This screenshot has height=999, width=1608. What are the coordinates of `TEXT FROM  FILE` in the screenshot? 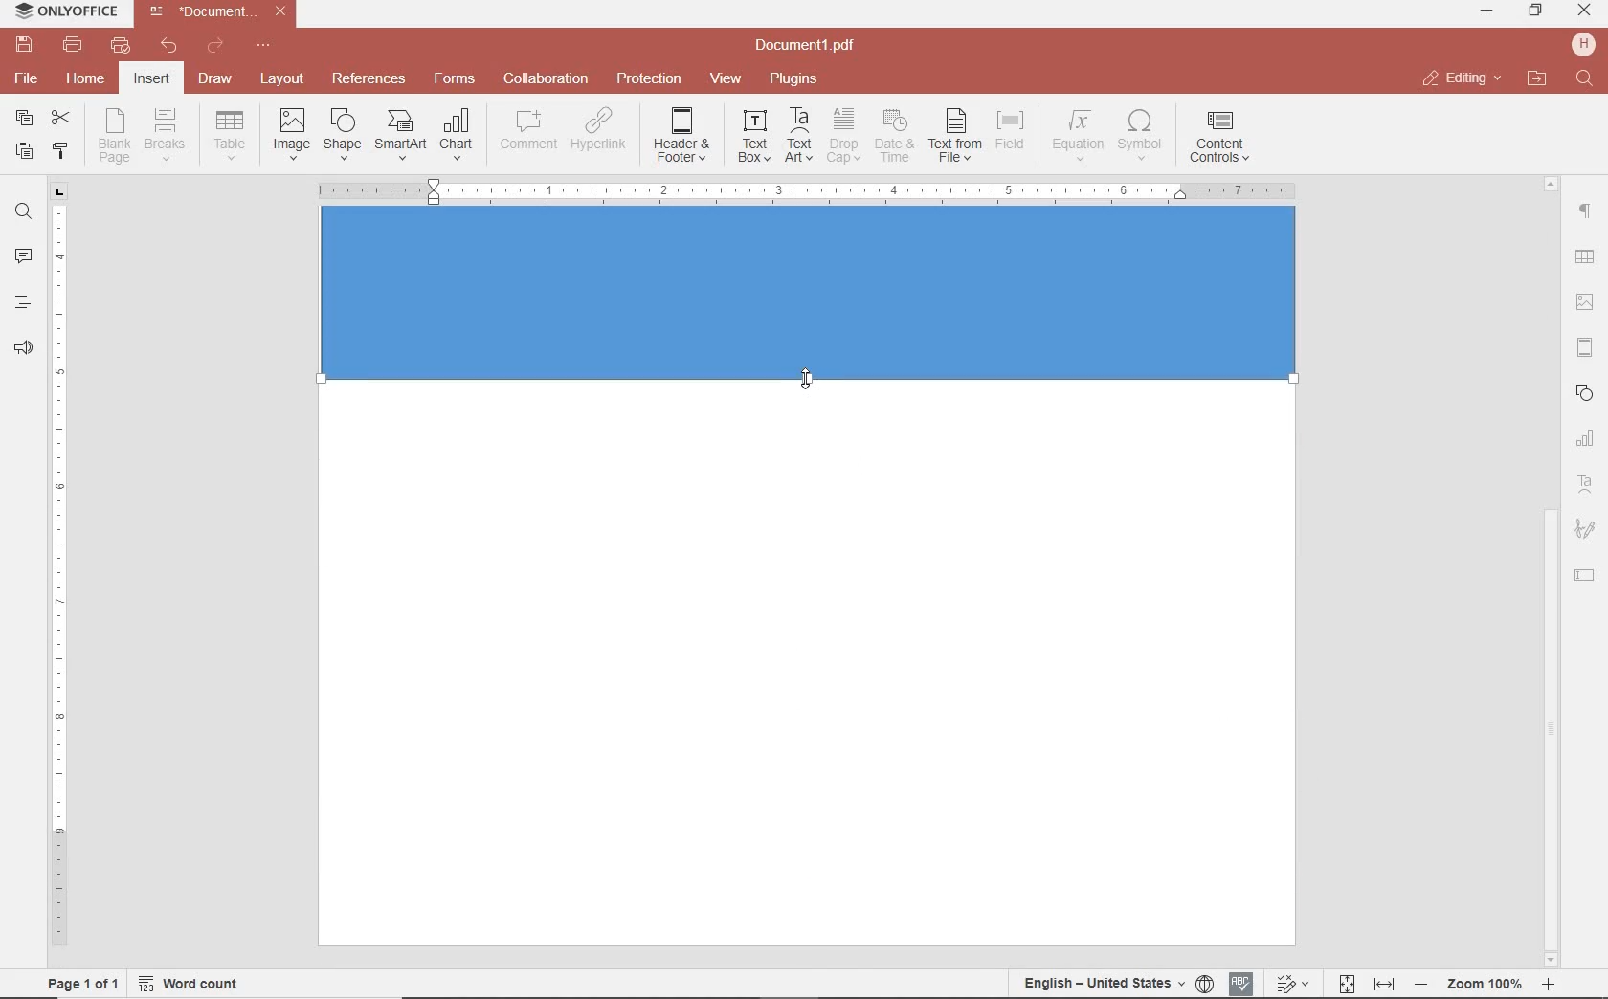 It's located at (955, 136).